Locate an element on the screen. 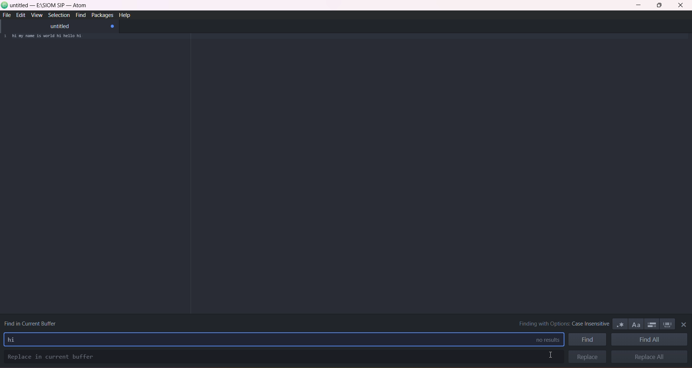 The width and height of the screenshot is (692, 368). close panel is located at coordinates (682, 326).